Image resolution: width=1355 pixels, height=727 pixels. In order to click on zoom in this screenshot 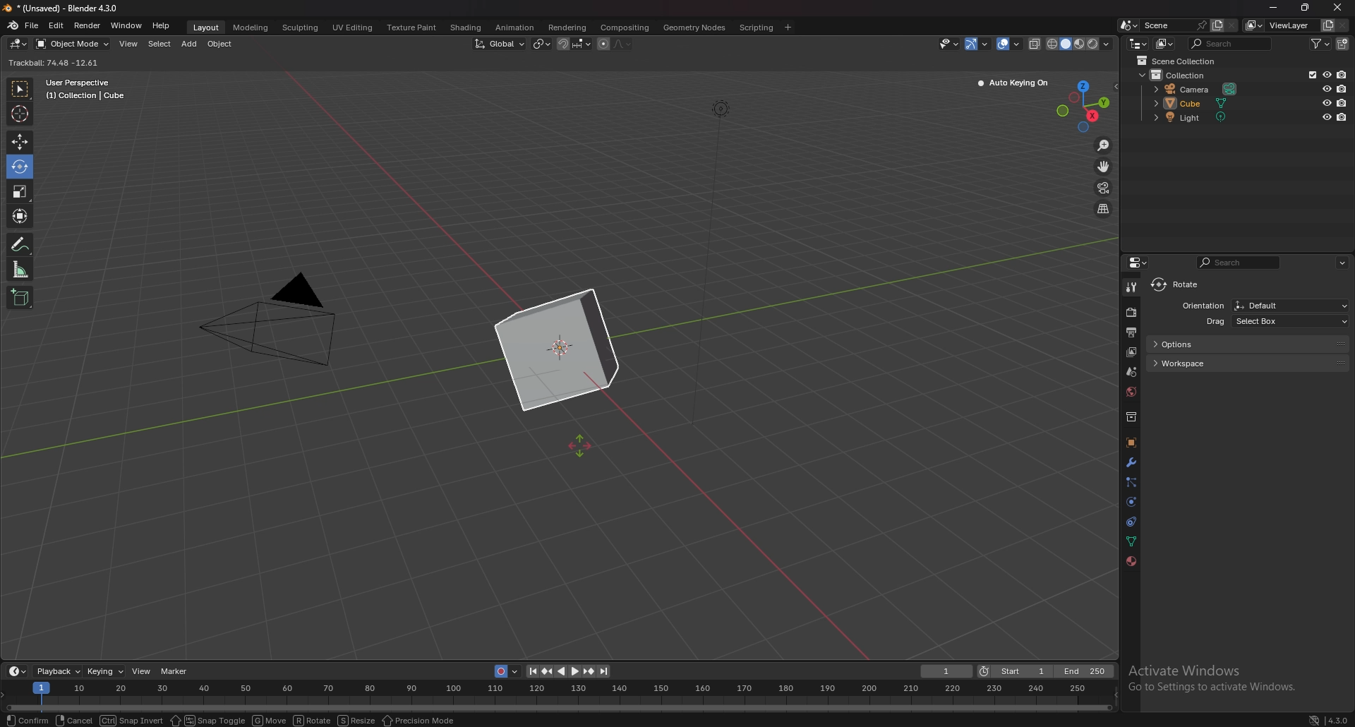, I will do `click(1104, 145)`.